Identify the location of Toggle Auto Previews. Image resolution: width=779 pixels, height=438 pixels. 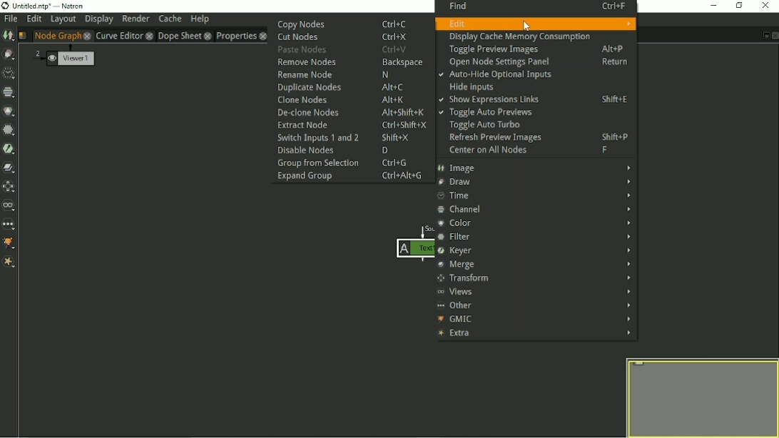
(486, 113).